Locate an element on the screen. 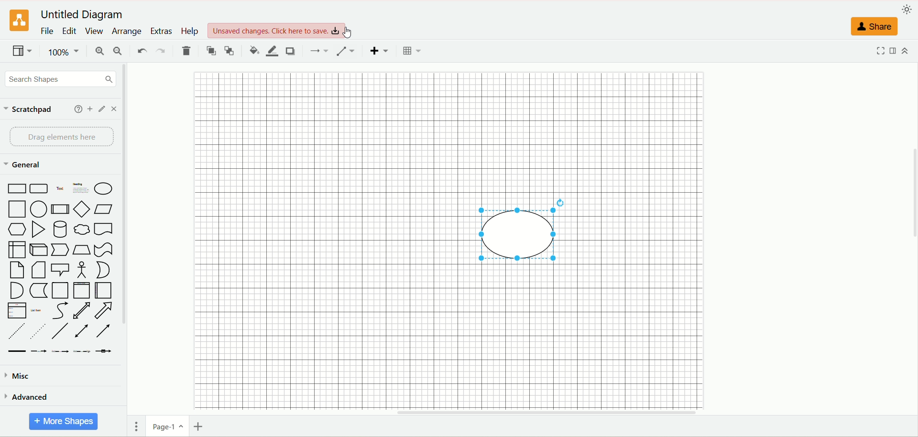 The width and height of the screenshot is (918, 437). appearance is located at coordinates (908, 9).